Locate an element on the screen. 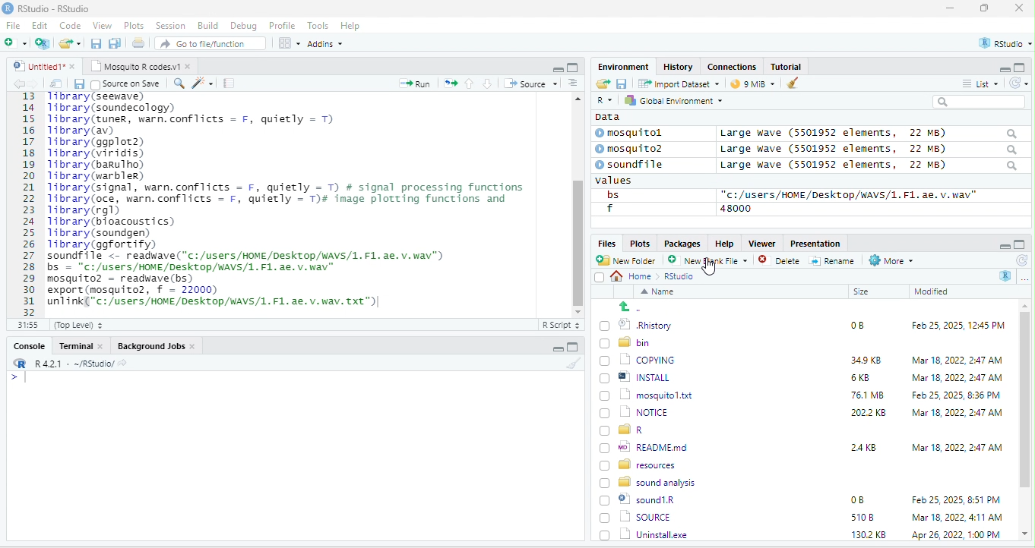  Profile is located at coordinates (282, 26).